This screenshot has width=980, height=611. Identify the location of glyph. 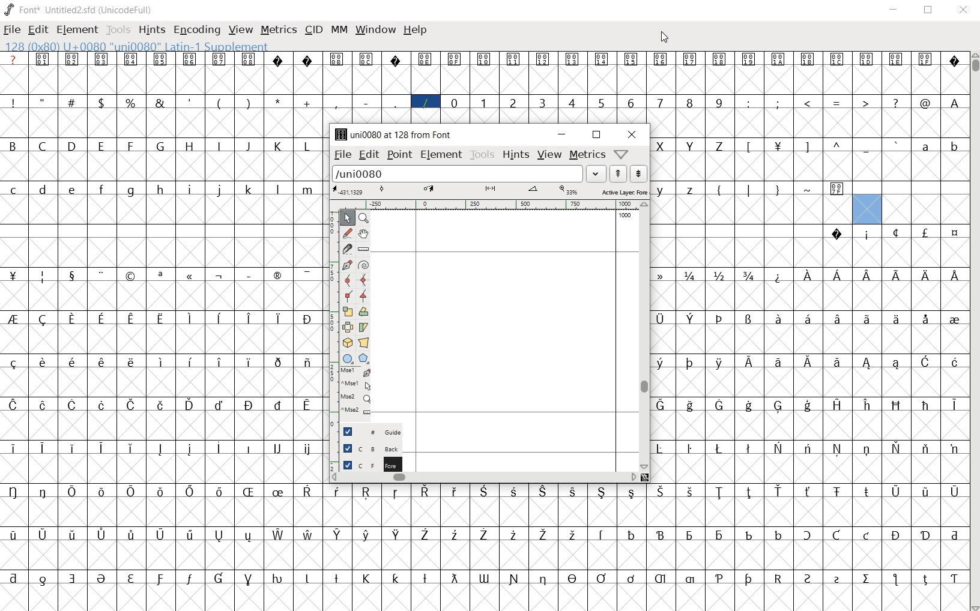
(748, 448).